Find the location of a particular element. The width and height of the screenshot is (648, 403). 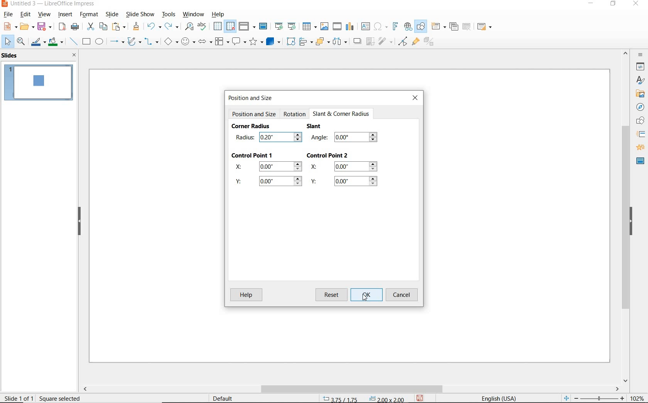

copy is located at coordinates (102, 26).